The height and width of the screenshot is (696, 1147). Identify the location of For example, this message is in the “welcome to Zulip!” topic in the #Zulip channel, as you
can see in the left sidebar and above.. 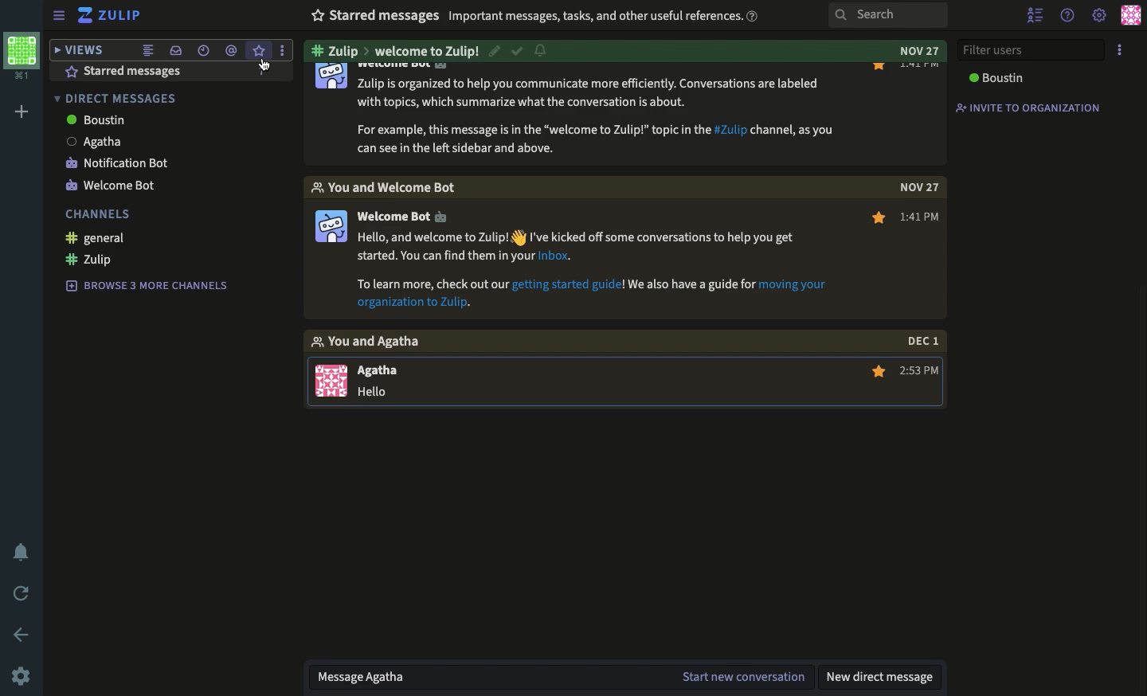
(596, 137).